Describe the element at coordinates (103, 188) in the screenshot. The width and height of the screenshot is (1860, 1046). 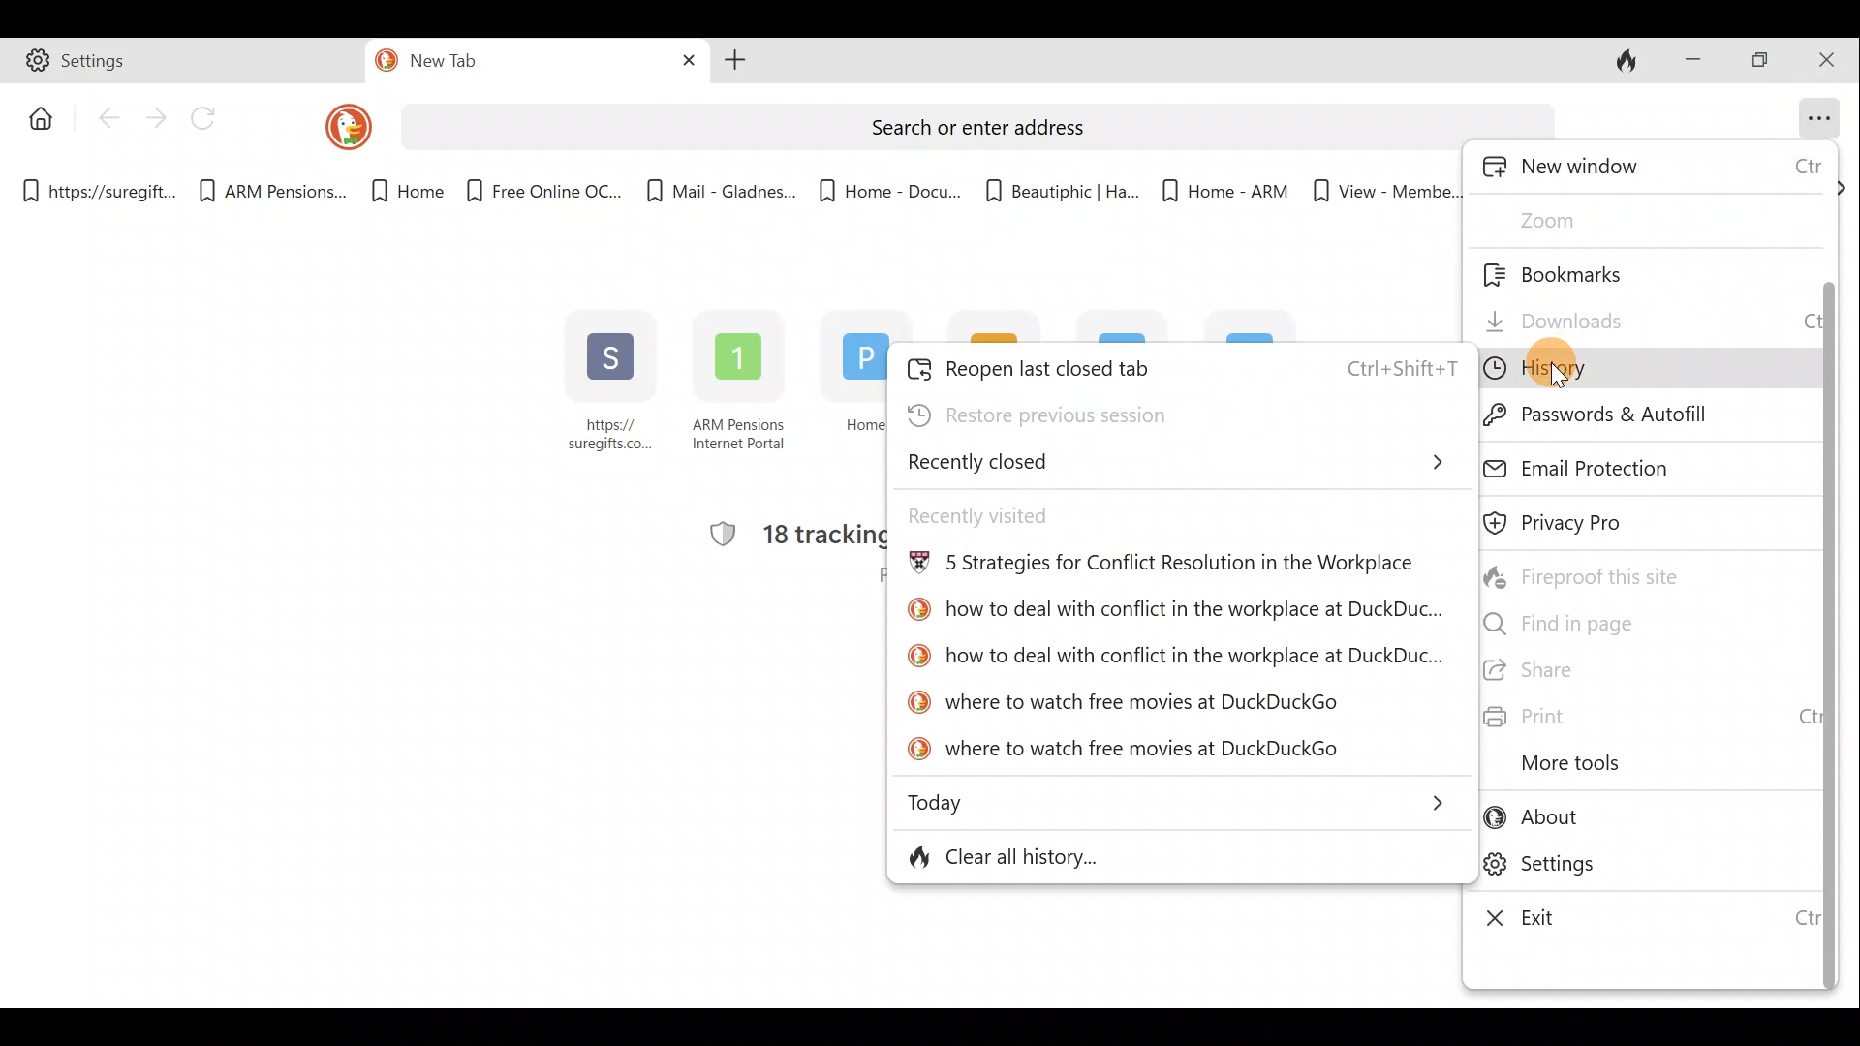
I see `https://suregitt...` at that location.